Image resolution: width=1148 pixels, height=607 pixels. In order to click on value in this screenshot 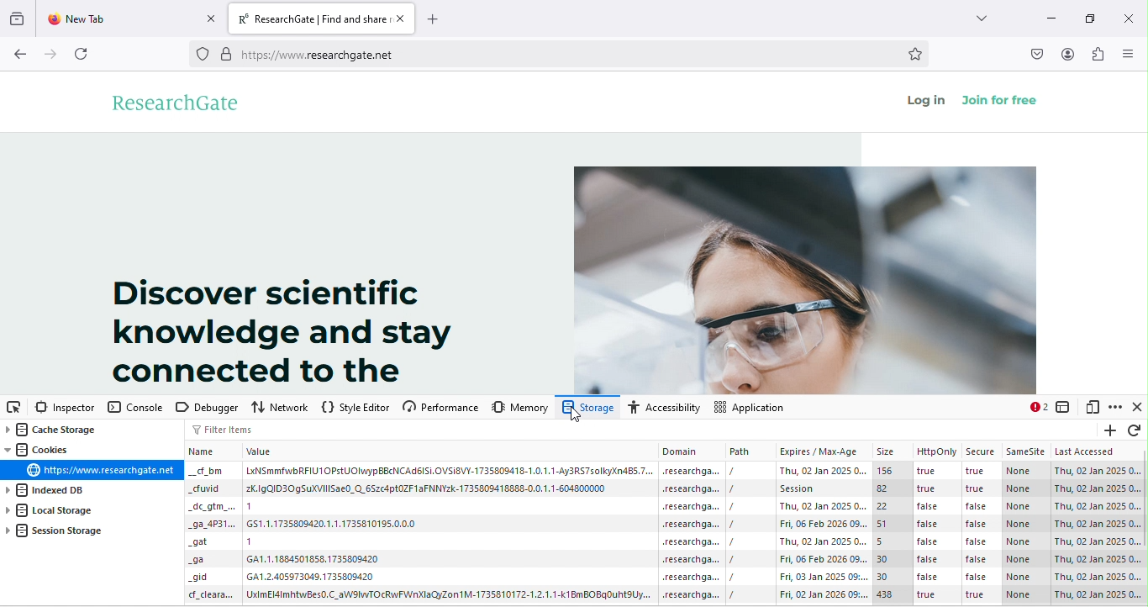, I will do `click(262, 451)`.